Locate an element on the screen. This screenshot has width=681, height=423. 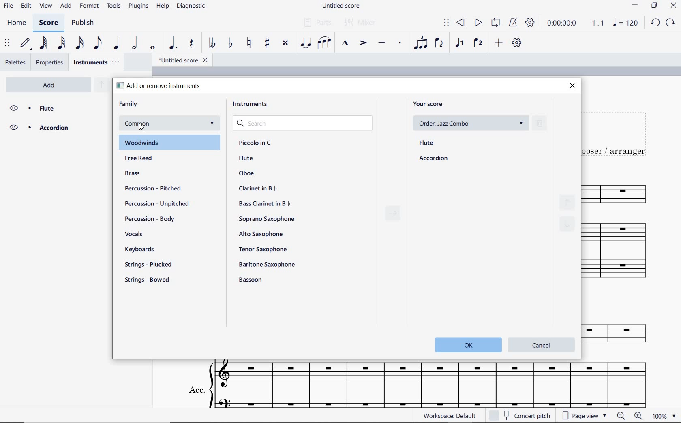
HOME is located at coordinates (17, 24).